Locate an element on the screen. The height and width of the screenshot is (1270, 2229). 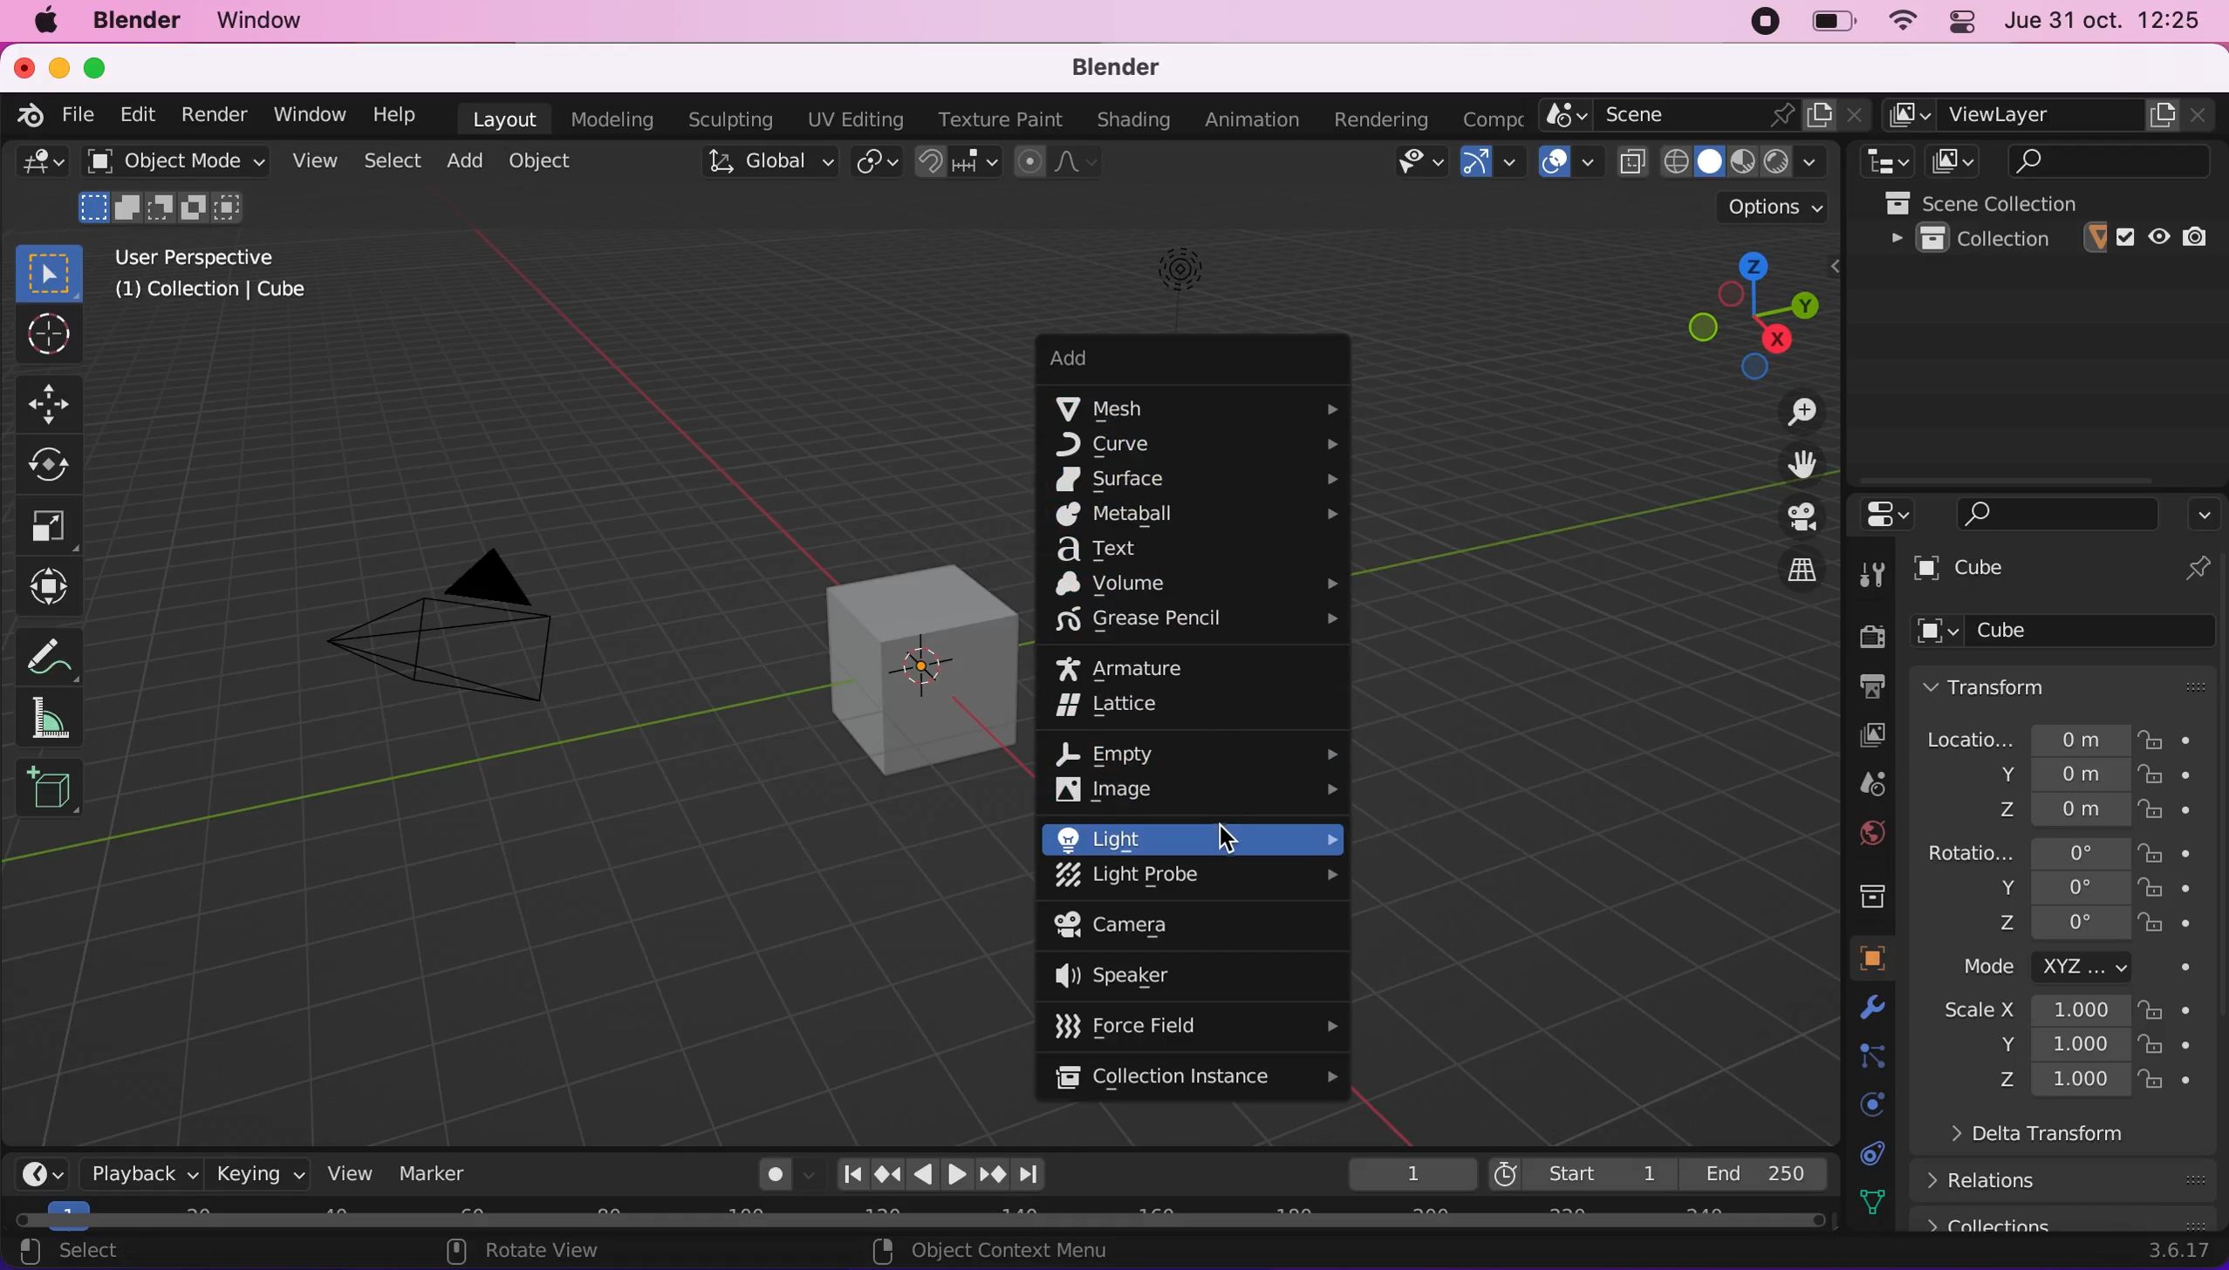
auto keying is located at coordinates (770, 1173).